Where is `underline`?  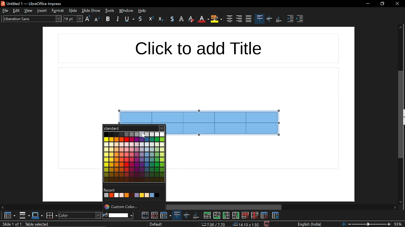 underline is located at coordinates (129, 19).